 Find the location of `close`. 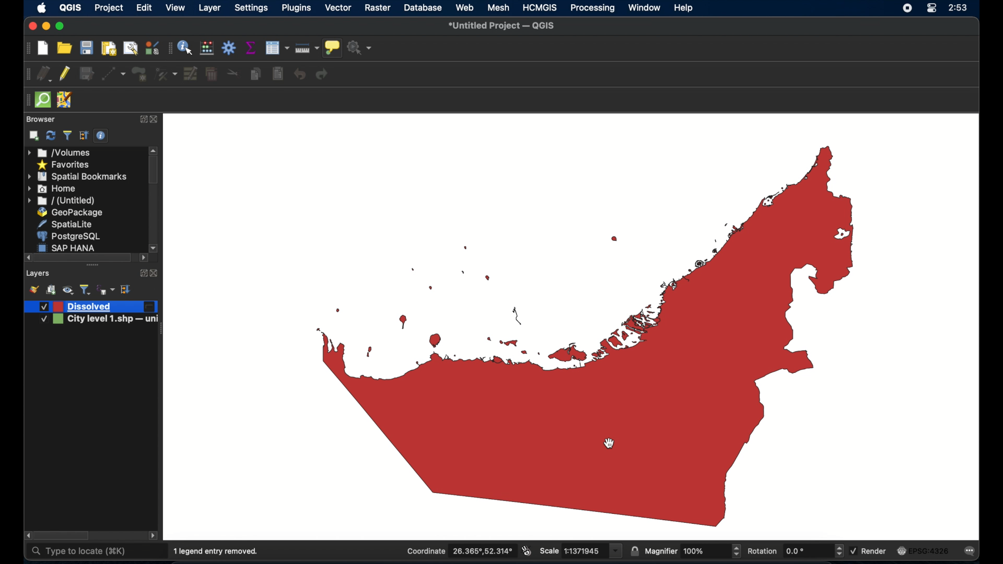

close is located at coordinates (155, 120).